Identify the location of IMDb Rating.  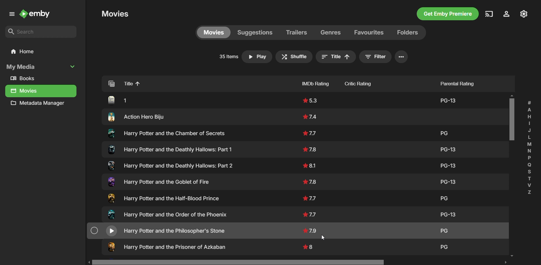
(304, 82).